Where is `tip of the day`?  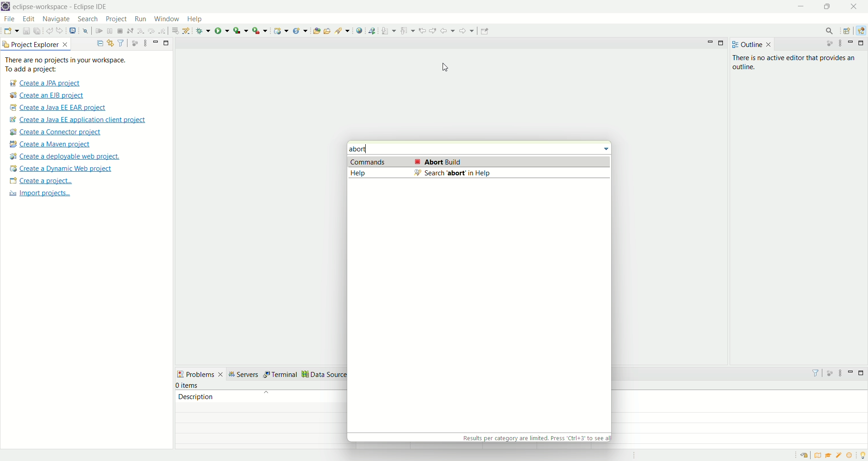
tip of the day is located at coordinates (863, 455).